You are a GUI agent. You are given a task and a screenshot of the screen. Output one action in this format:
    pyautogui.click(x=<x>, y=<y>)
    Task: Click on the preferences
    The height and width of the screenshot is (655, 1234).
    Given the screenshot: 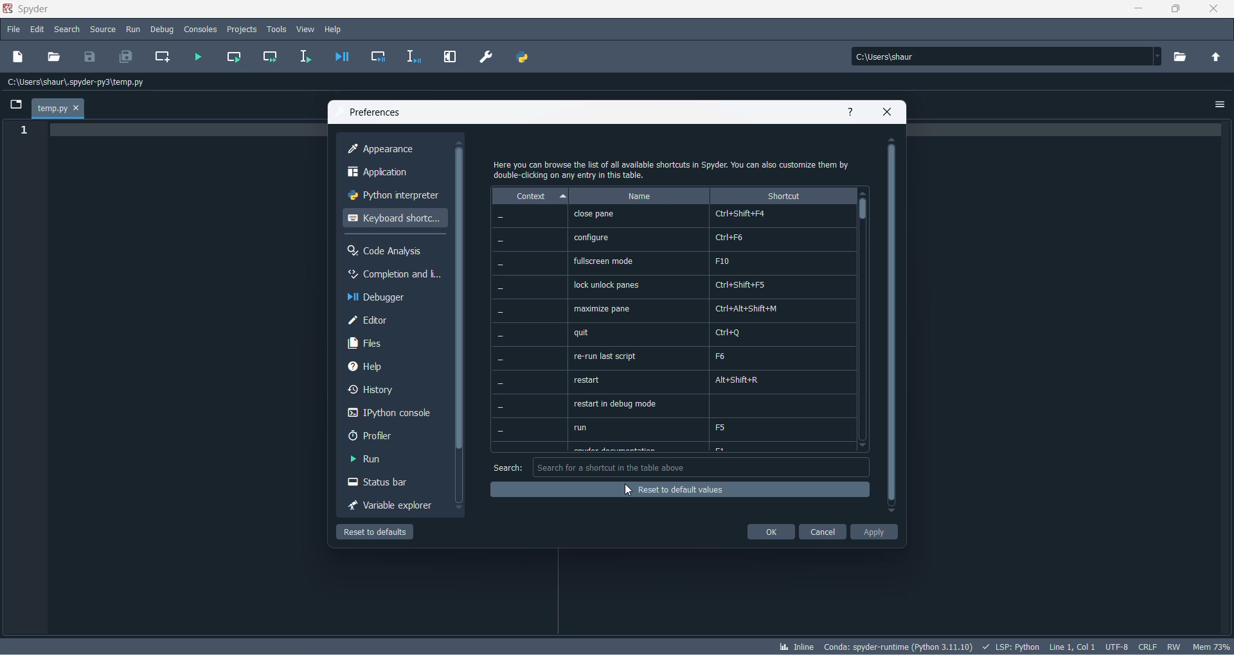 What is the action you would take?
    pyautogui.click(x=487, y=57)
    